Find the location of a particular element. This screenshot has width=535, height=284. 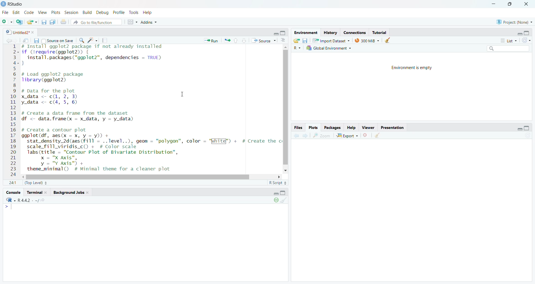

Environment is located at coordinates (305, 33).